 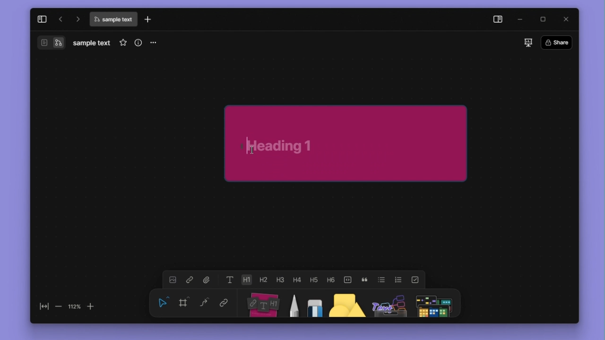 I want to click on slideshow, so click(x=528, y=42).